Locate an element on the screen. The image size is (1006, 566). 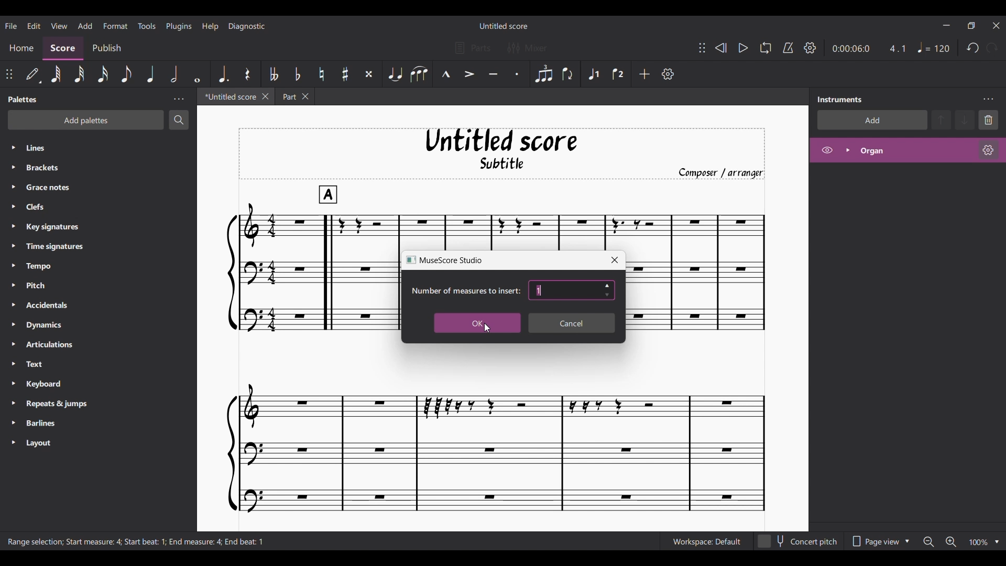
Current Workspace setting is located at coordinates (706, 541).